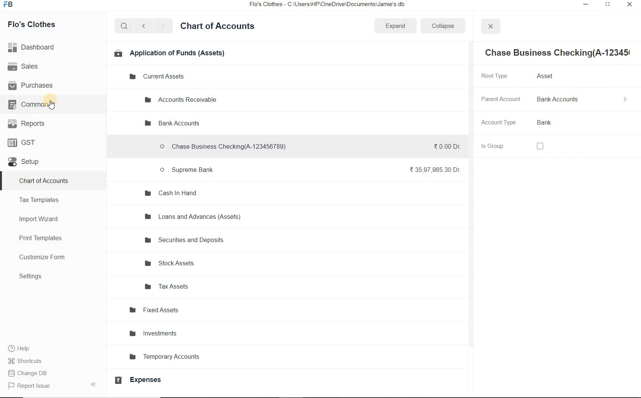 This screenshot has width=641, height=398. I want to click on Loans and Advances (Assets), so click(198, 220).